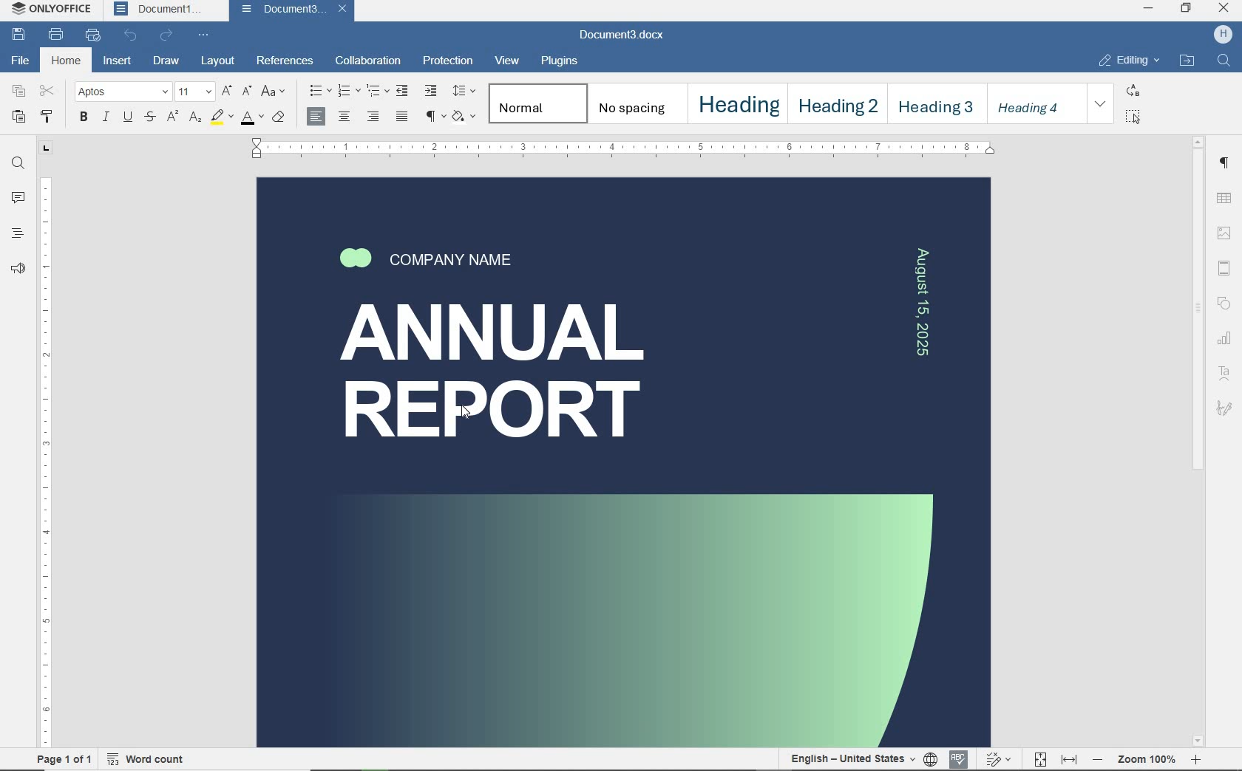 The height and width of the screenshot is (771, 1242). I want to click on minimize, so click(1149, 9).